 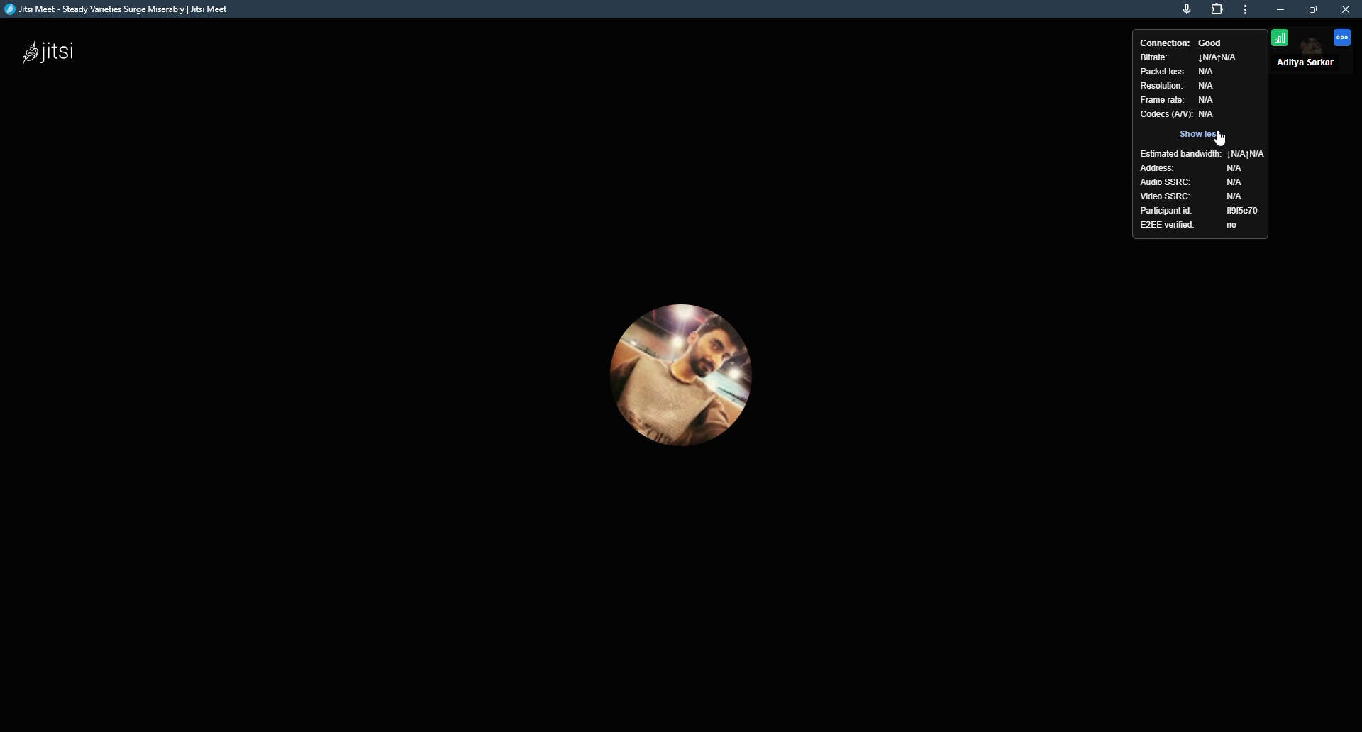 I want to click on na, so click(x=1218, y=58).